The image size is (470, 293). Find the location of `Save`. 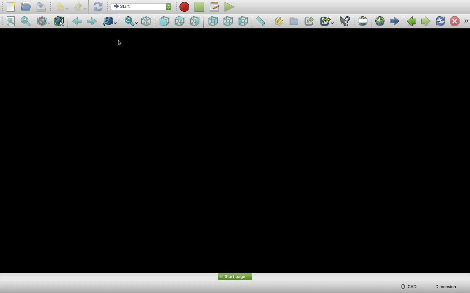

Save is located at coordinates (41, 7).